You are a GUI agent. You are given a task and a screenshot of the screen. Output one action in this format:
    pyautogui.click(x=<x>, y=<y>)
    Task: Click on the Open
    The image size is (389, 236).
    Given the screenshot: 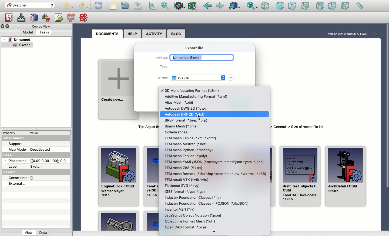 What is the action you would take?
    pyautogui.click(x=126, y=5)
    